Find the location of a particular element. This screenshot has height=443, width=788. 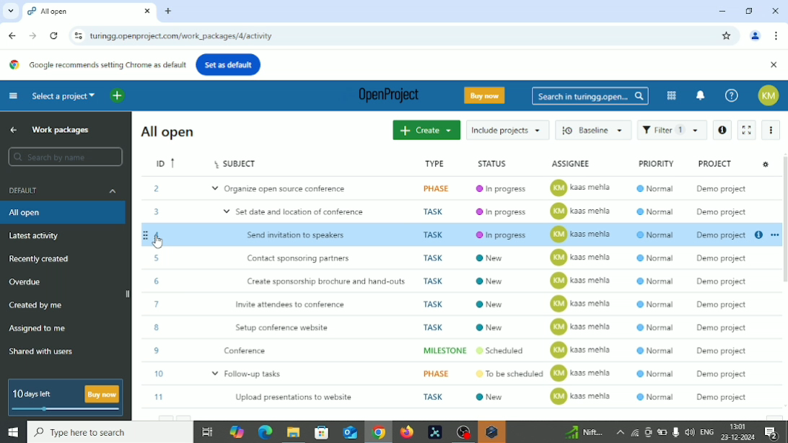

Wifi is located at coordinates (633, 432).